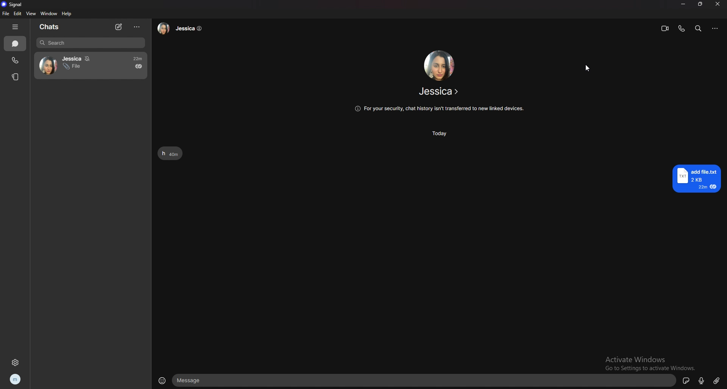  What do you see at coordinates (67, 14) in the screenshot?
I see `help` at bounding box center [67, 14].